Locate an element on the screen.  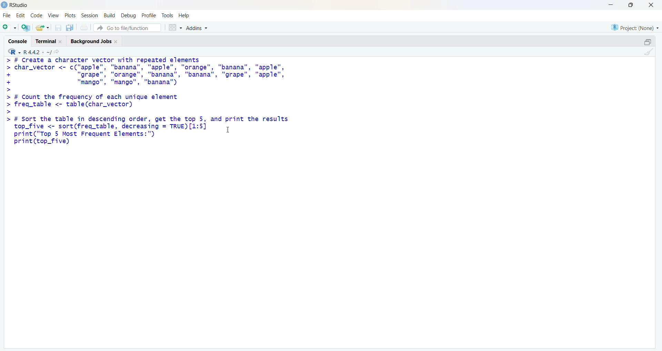
Debug is located at coordinates (129, 16).